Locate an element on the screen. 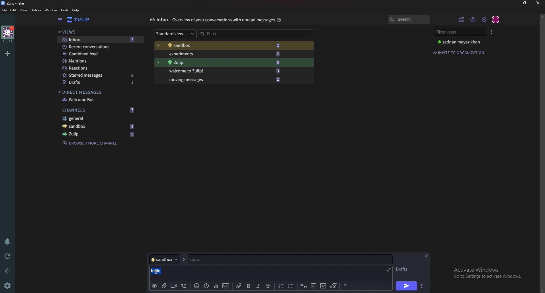 This screenshot has height=293, width=545. send is located at coordinates (406, 286).